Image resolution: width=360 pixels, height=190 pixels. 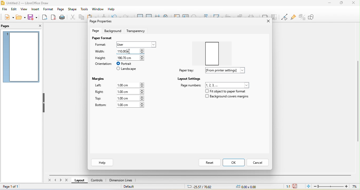 What do you see at coordinates (315, 17) in the screenshot?
I see `show draw function` at bounding box center [315, 17].